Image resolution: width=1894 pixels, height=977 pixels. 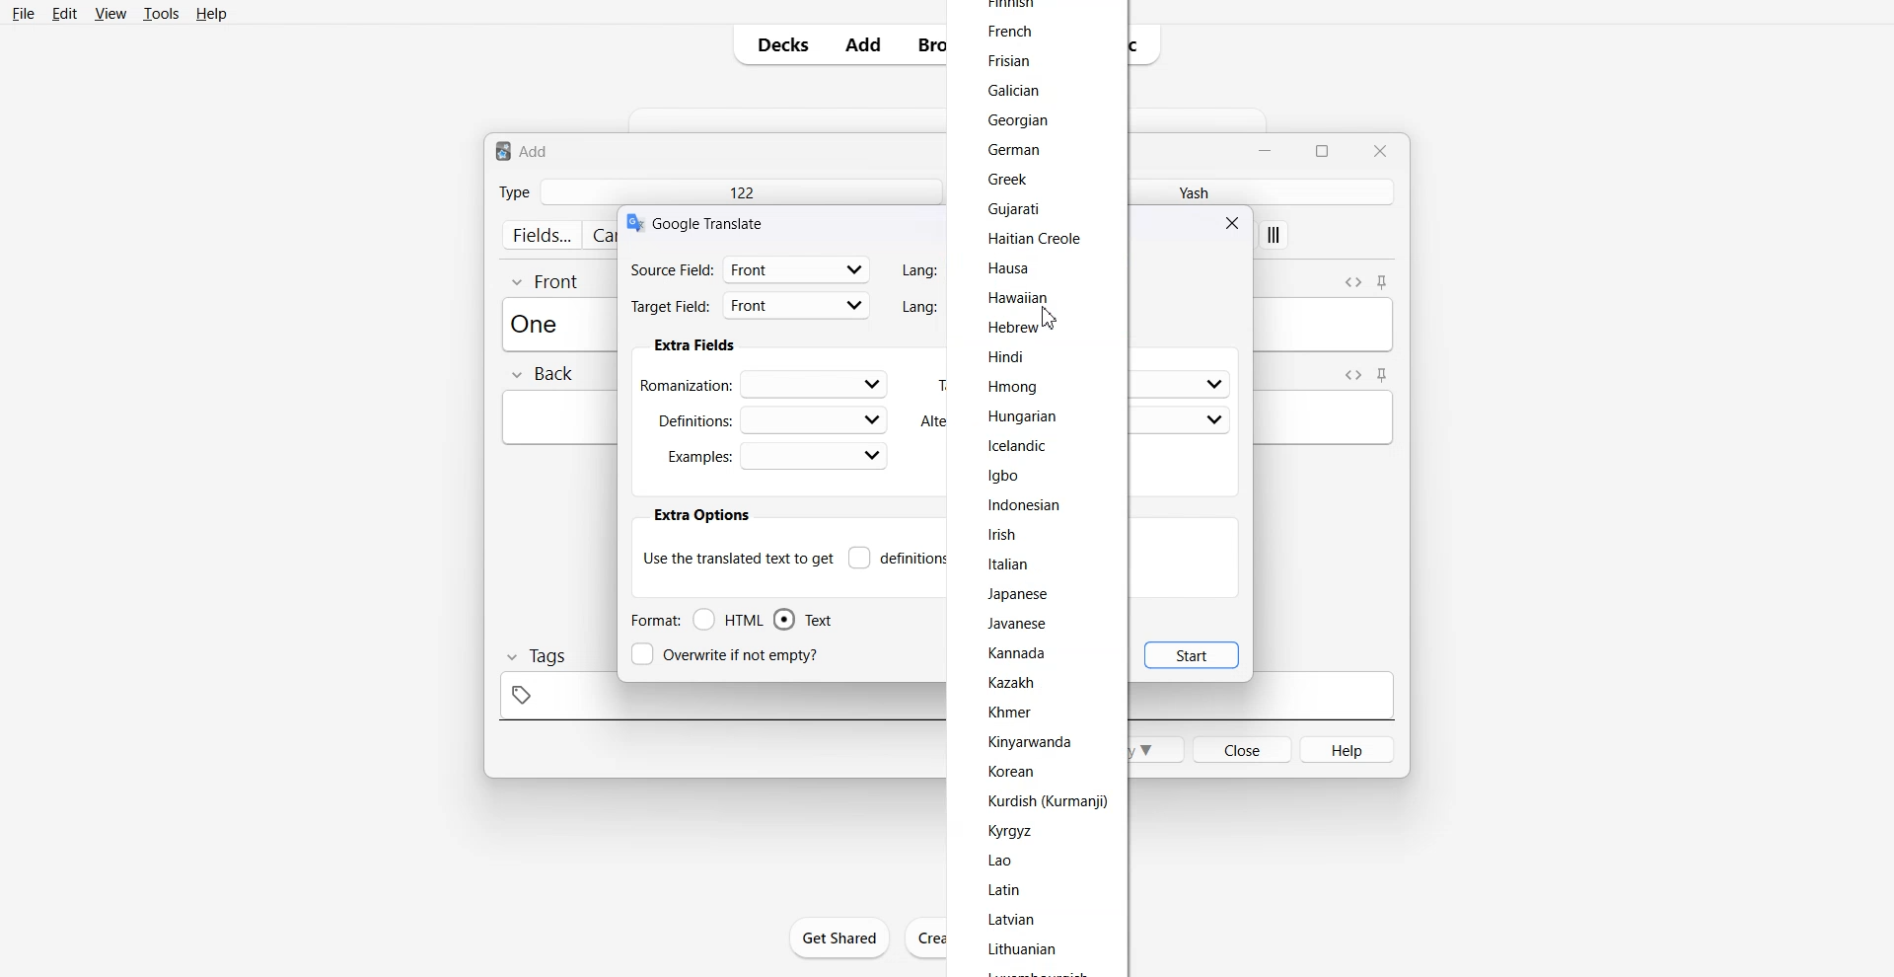 I want to click on Tools, so click(x=161, y=13).